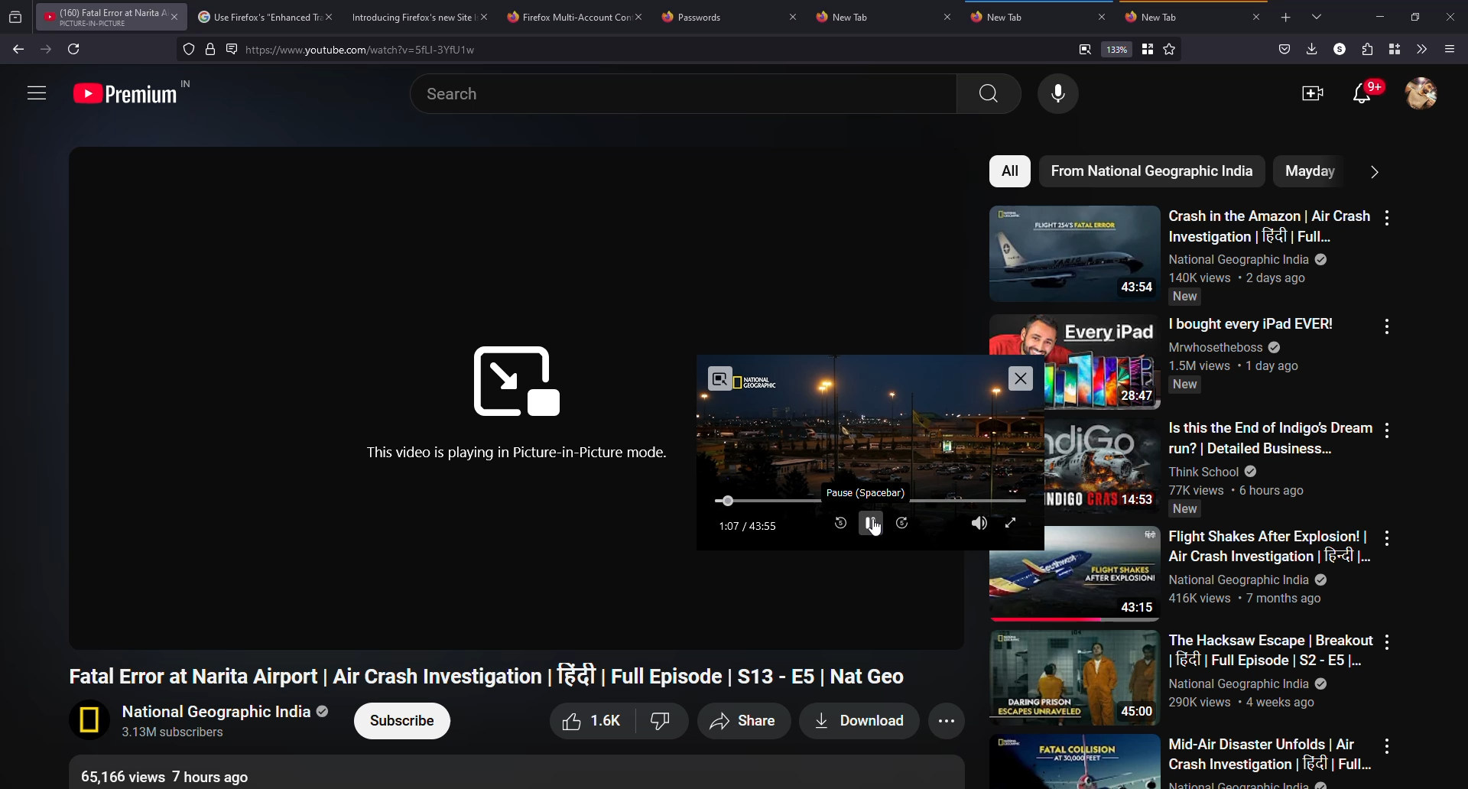 The width and height of the screenshot is (1468, 789). I want to click on move, so click(728, 501).